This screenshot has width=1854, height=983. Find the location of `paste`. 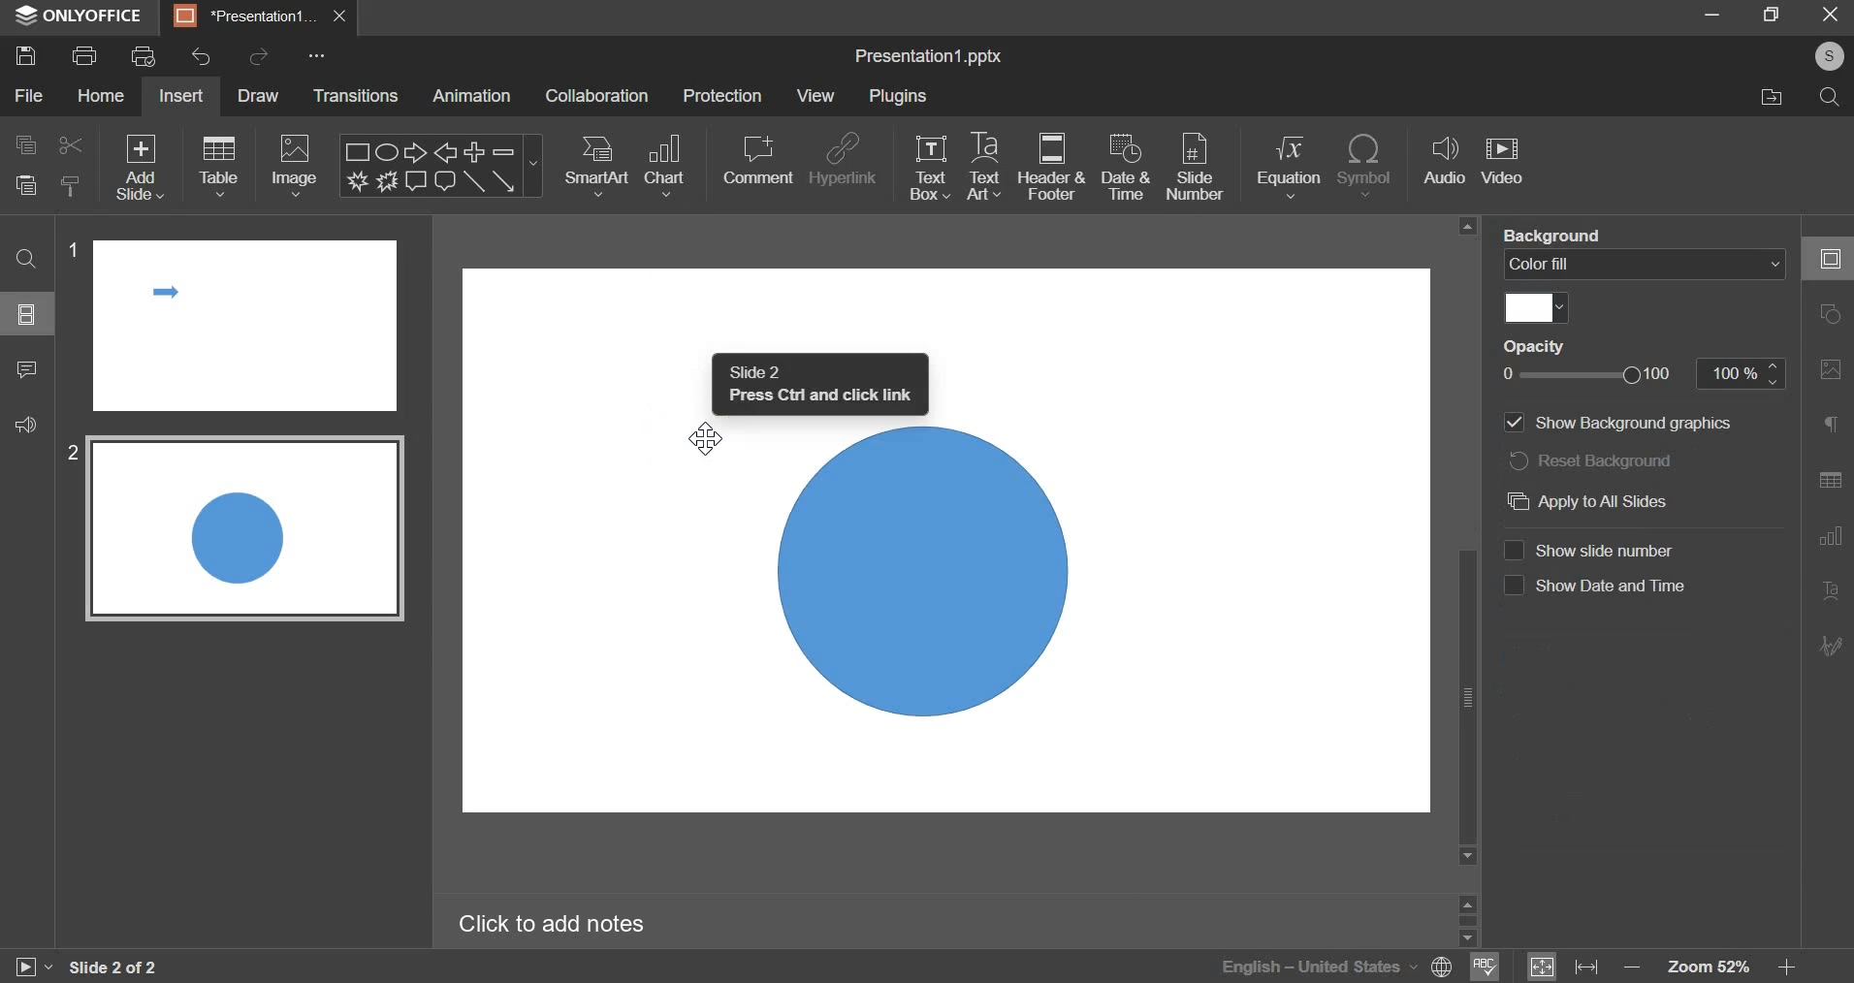

paste is located at coordinates (27, 184).